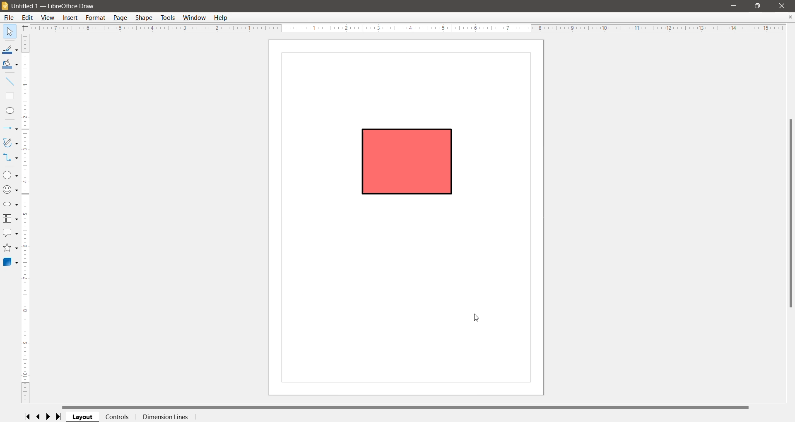 Image resolution: width=795 pixels, height=422 pixels. I want to click on Symbol Shapes, so click(10, 190).